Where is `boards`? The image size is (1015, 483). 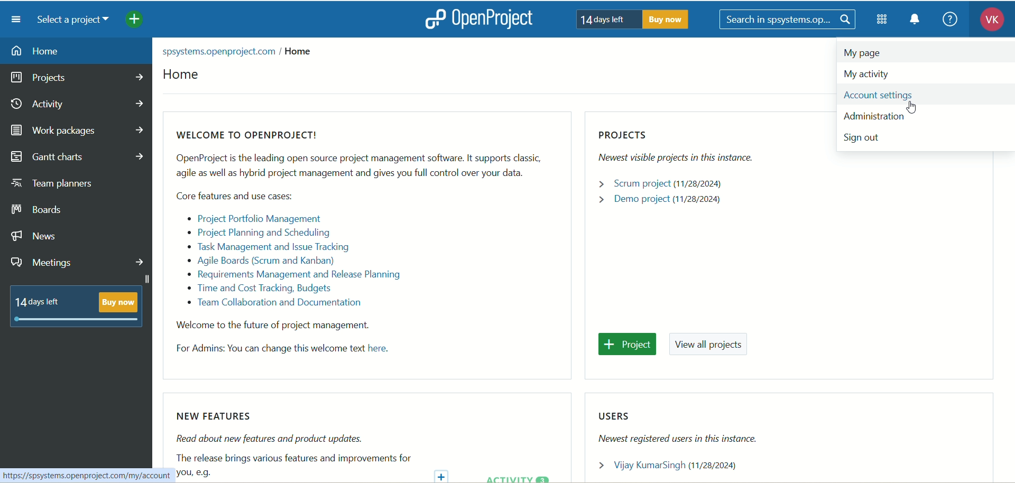 boards is located at coordinates (39, 209).